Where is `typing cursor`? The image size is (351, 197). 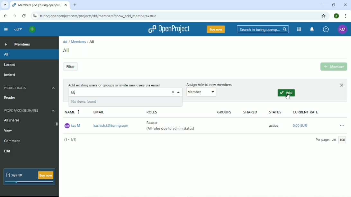
typing cursor is located at coordinates (75, 92).